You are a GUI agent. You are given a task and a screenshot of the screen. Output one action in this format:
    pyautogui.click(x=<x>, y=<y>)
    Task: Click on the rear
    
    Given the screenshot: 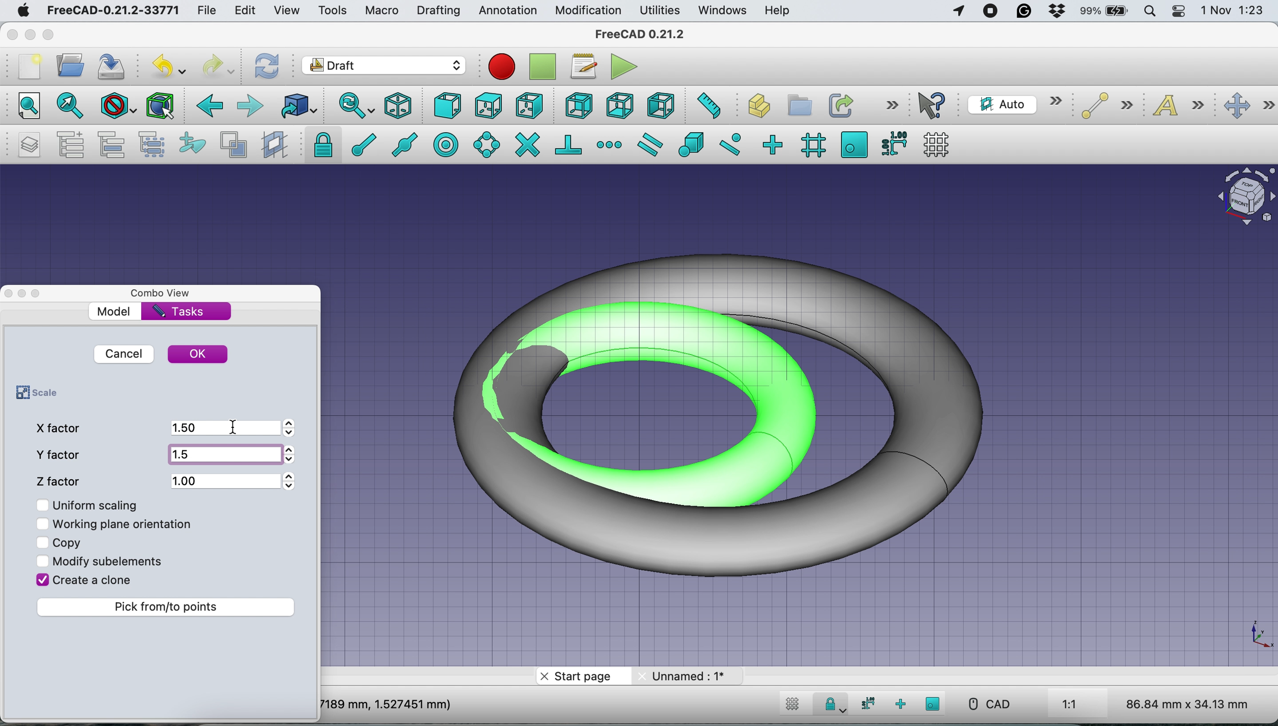 What is the action you would take?
    pyautogui.click(x=577, y=107)
    